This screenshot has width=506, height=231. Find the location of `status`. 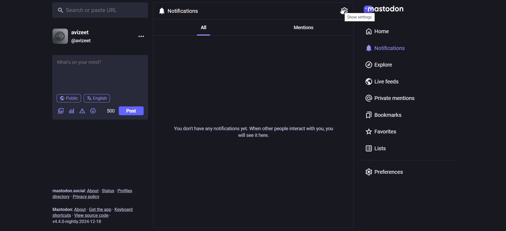

status is located at coordinates (107, 191).